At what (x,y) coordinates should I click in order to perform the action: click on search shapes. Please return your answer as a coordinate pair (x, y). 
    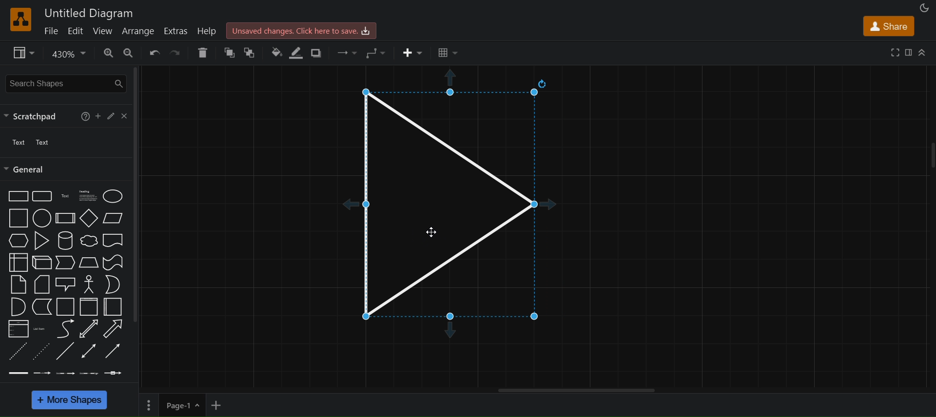
    Looking at the image, I should click on (67, 84).